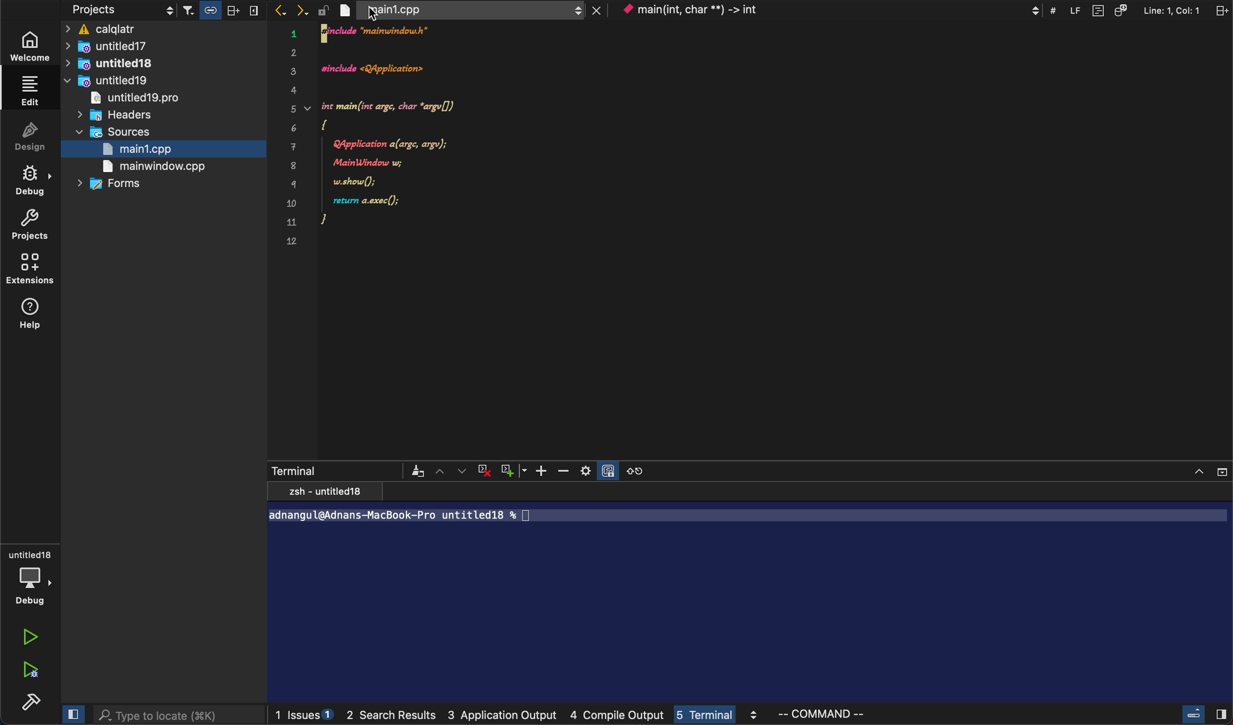  I want to click on context, so click(823, 10).